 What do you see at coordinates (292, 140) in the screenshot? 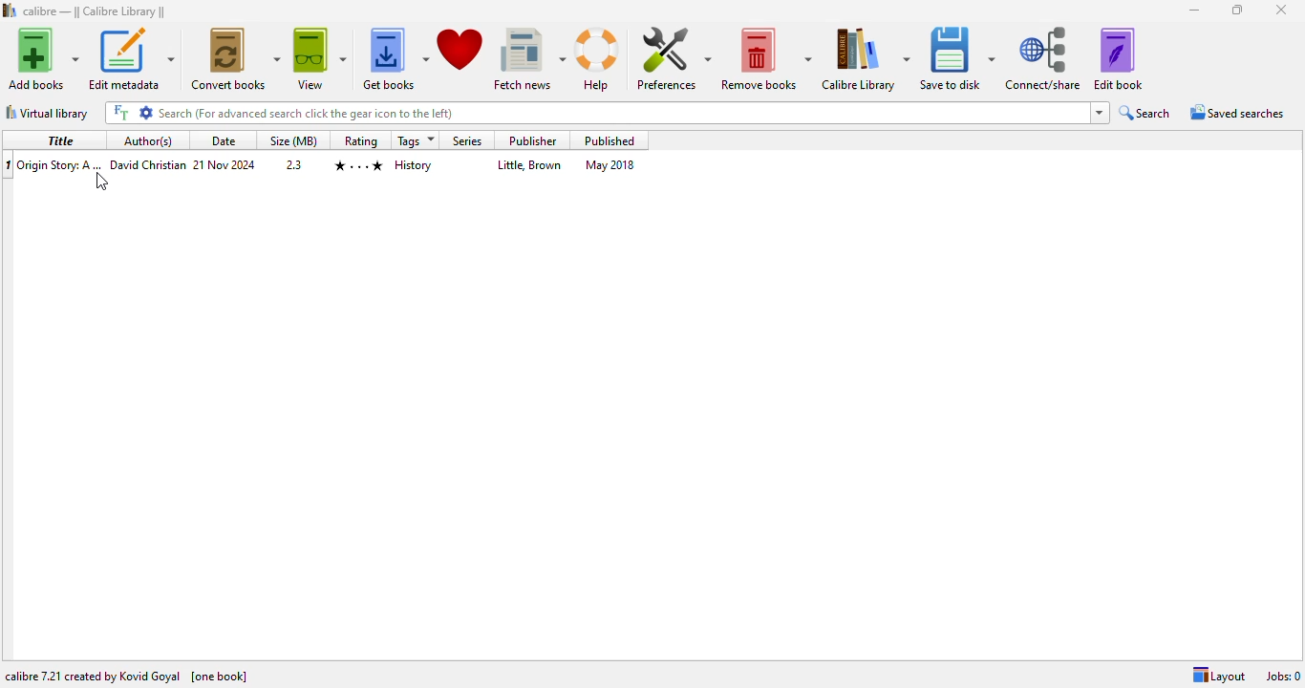
I see `size (MB)` at bounding box center [292, 140].